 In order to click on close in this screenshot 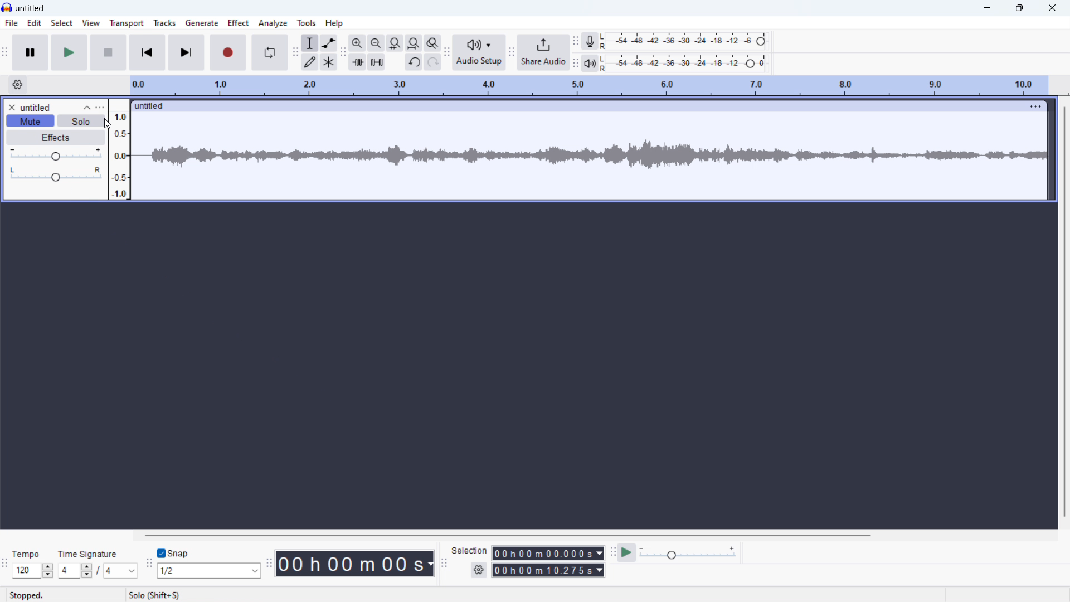, I will do `click(1051, 8)`.